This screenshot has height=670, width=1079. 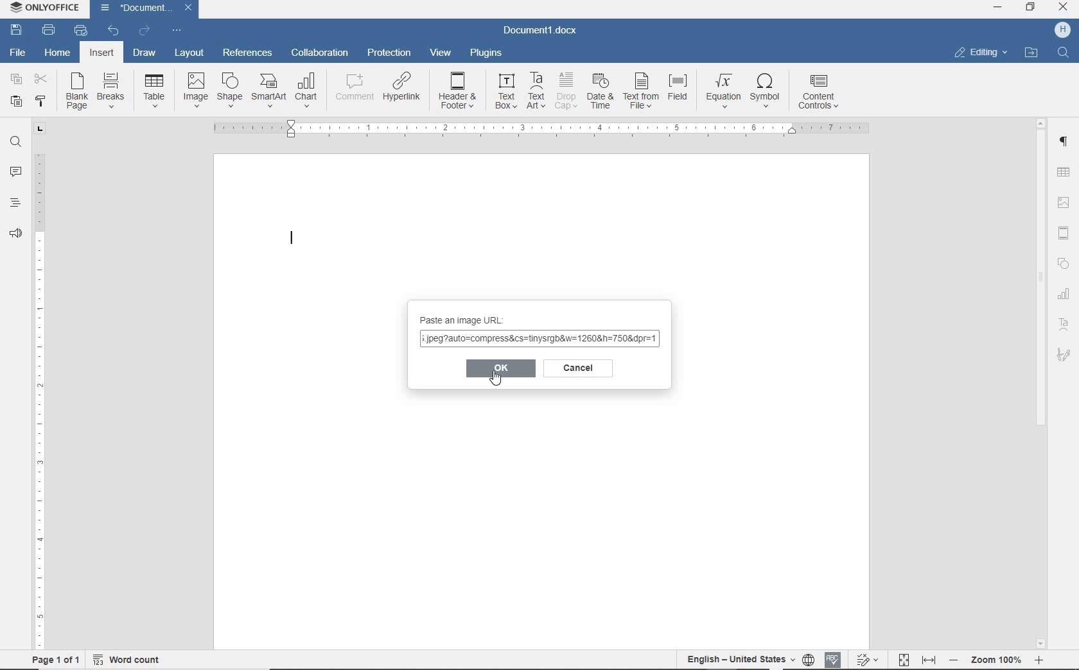 What do you see at coordinates (15, 173) in the screenshot?
I see `comments` at bounding box center [15, 173].